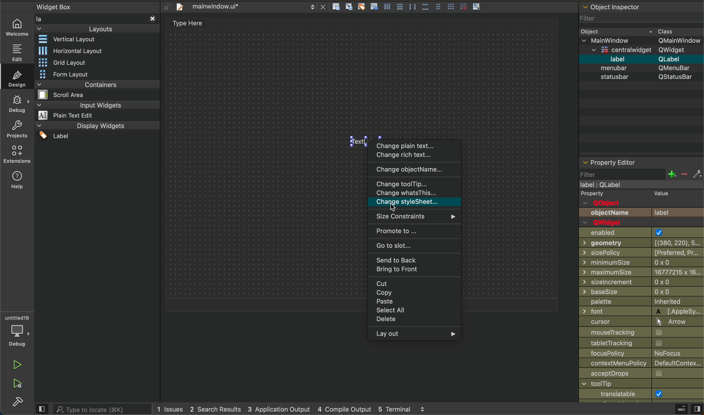  I want to click on qwidget, so click(645, 50).